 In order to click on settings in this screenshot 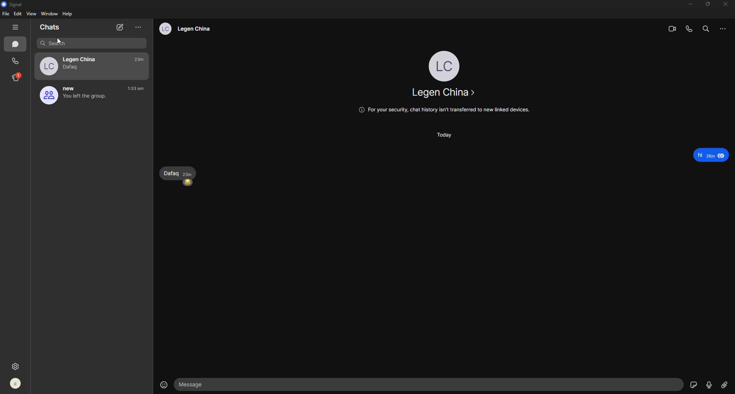, I will do `click(15, 366)`.